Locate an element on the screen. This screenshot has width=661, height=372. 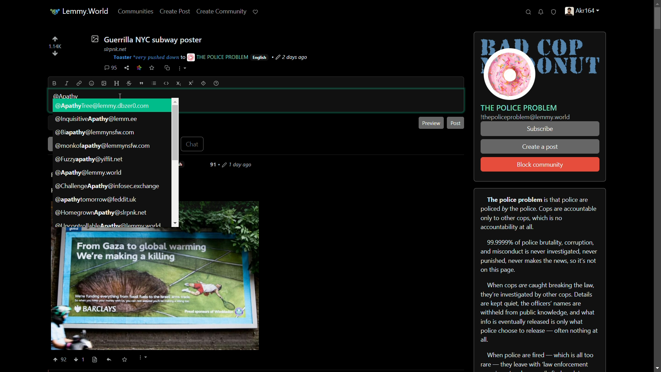
code is located at coordinates (167, 83).